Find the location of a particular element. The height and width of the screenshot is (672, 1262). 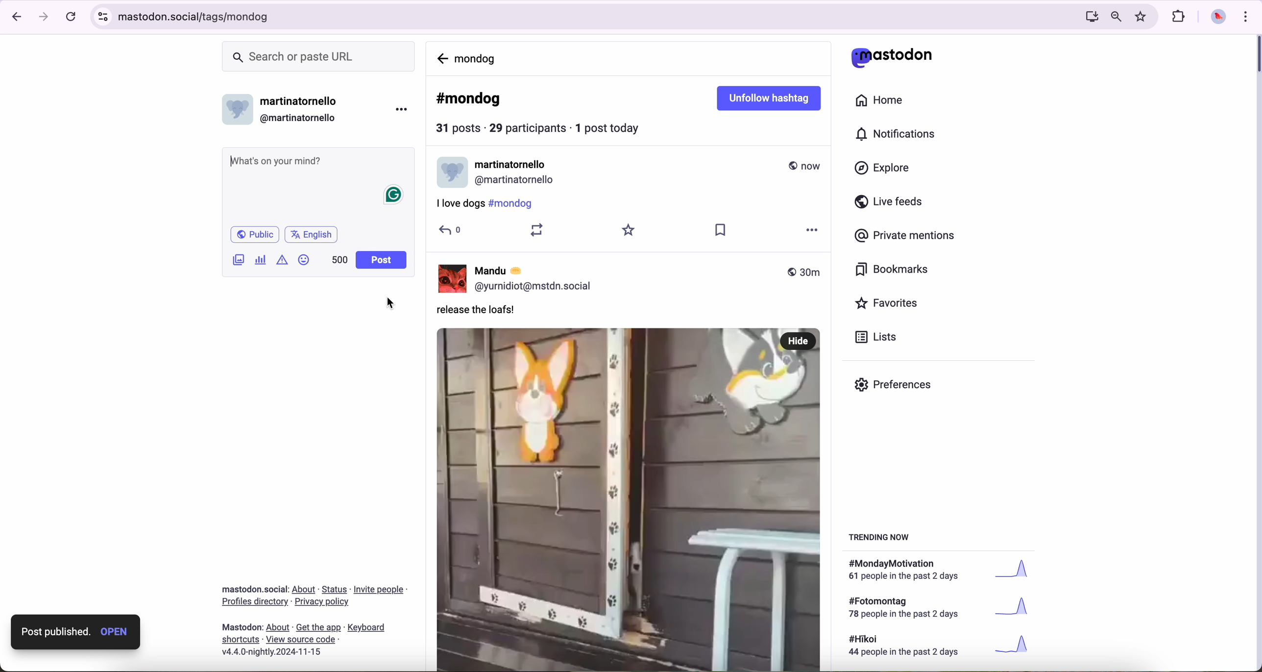

favorite is located at coordinates (630, 649).